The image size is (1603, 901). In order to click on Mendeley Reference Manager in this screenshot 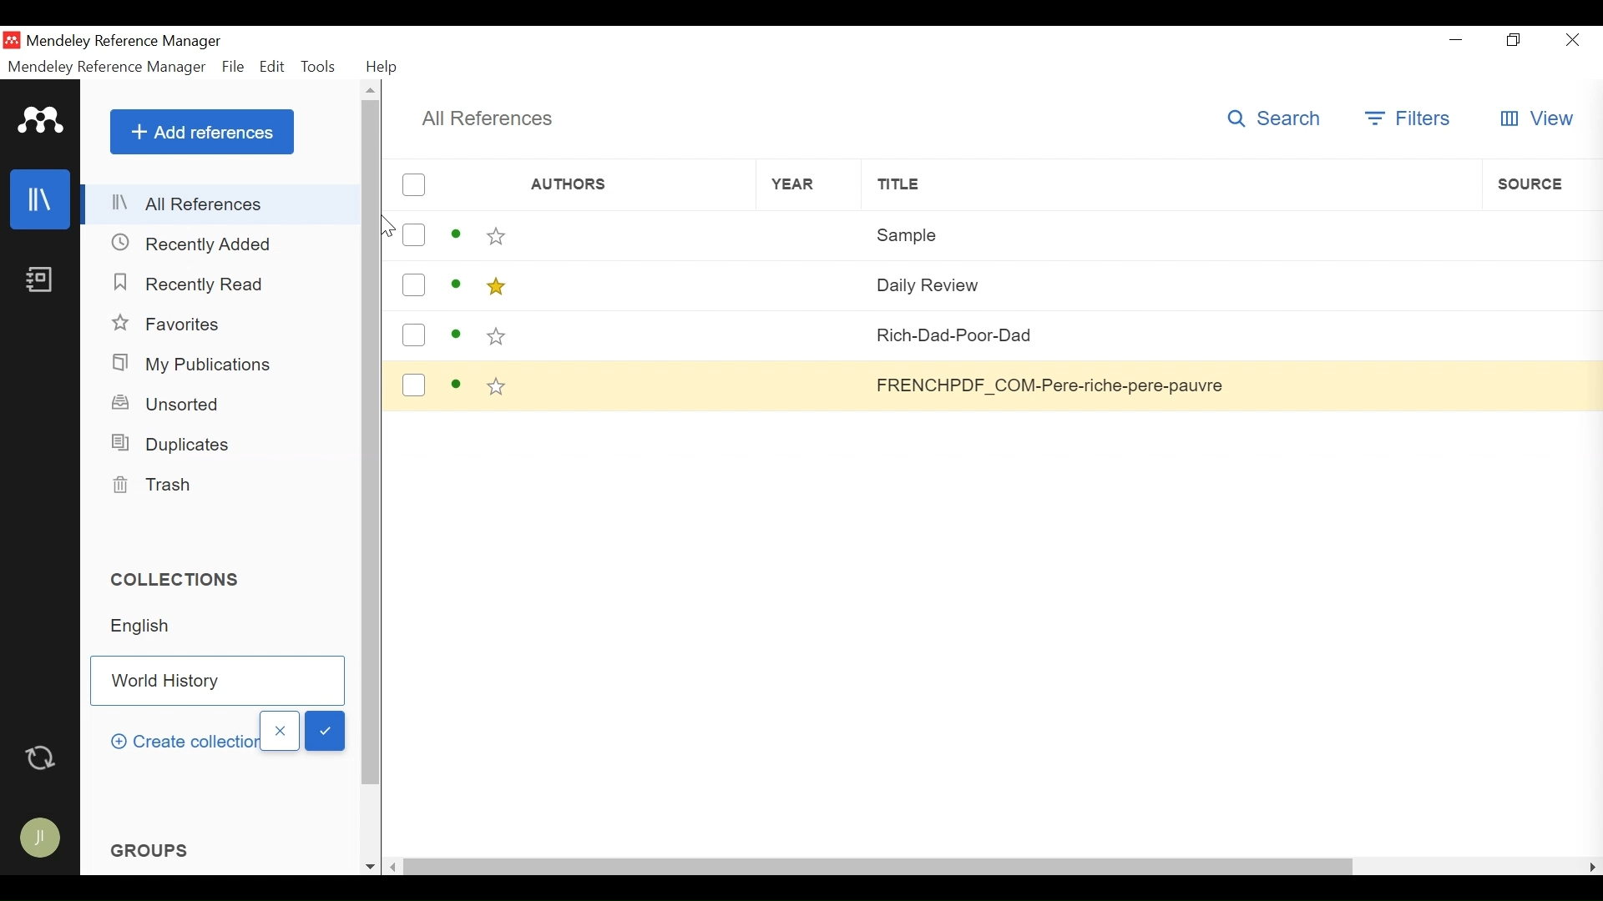, I will do `click(124, 43)`.